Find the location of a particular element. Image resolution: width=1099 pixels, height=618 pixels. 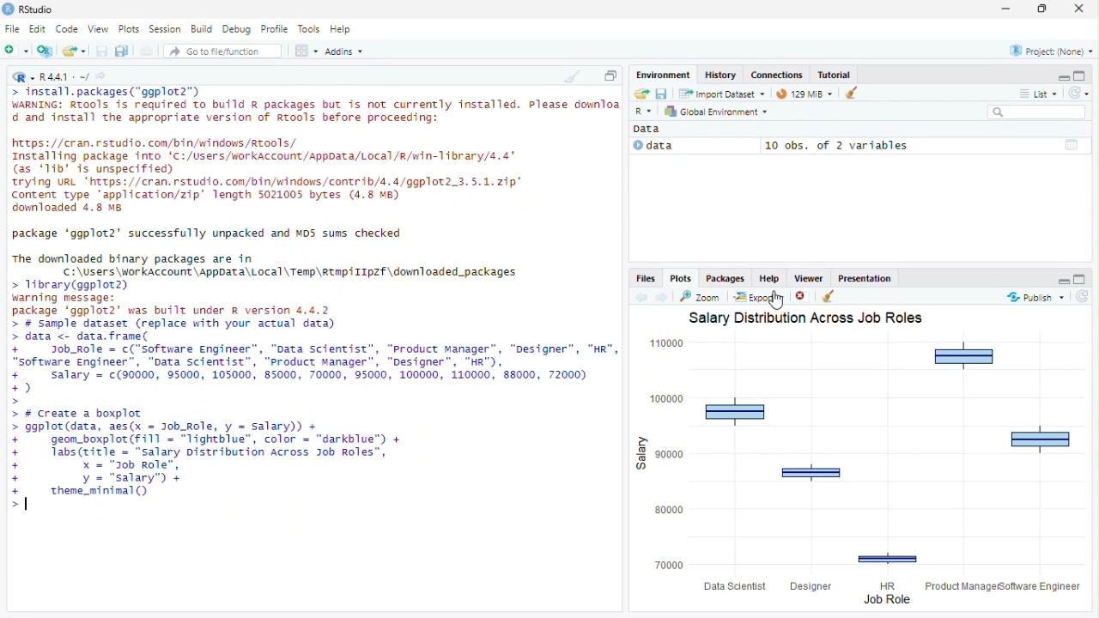

Edit is located at coordinates (37, 30).